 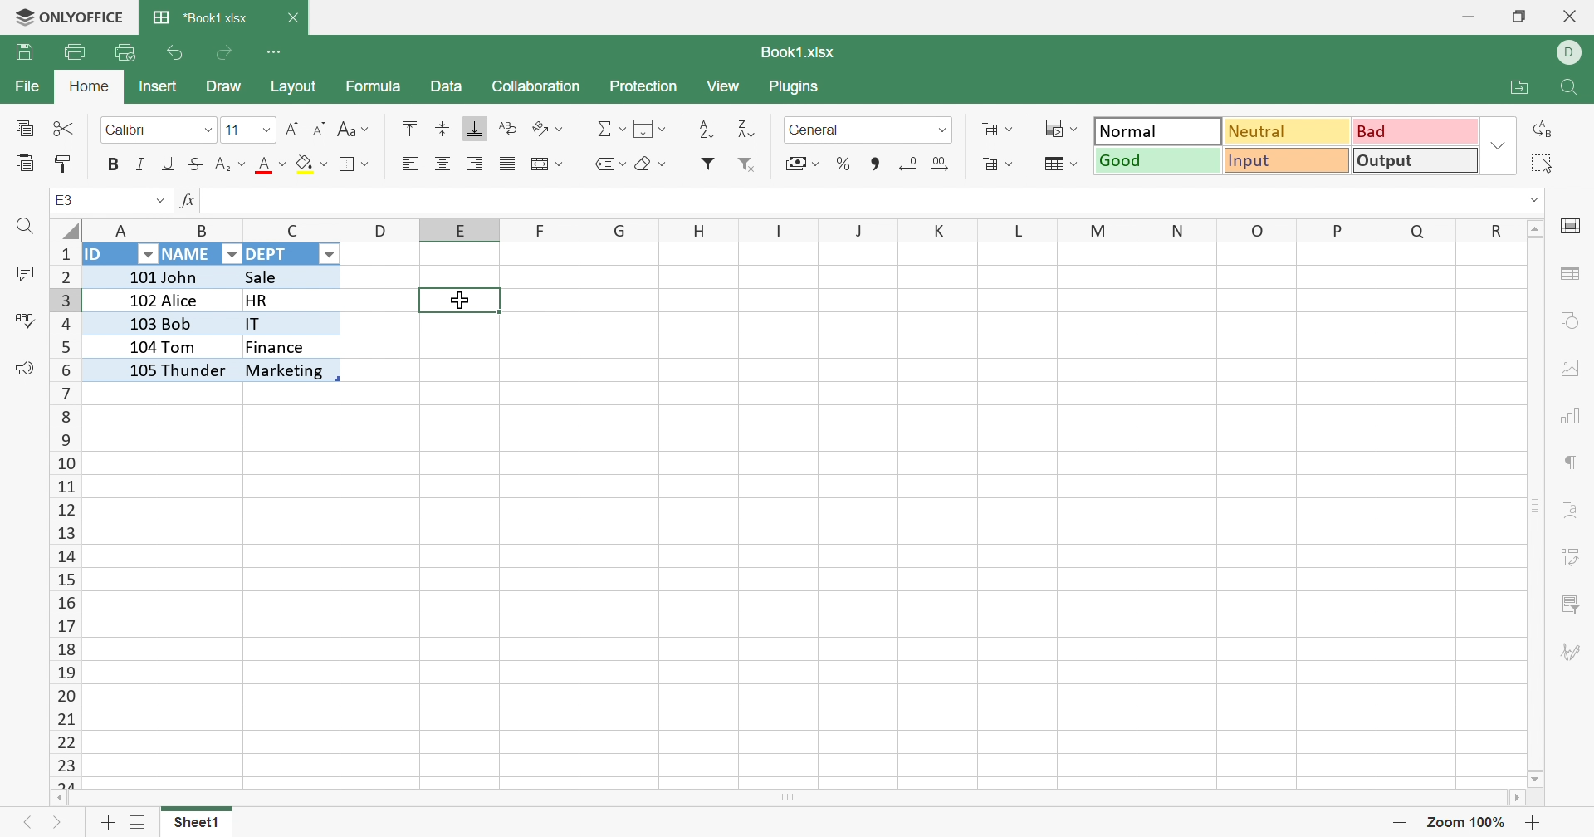 What do you see at coordinates (476, 164) in the screenshot?
I see `Align Right` at bounding box center [476, 164].